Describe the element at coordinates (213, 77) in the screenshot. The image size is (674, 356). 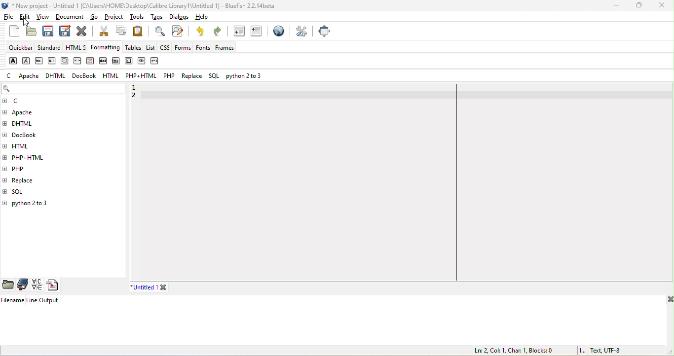
I see `sql` at that location.